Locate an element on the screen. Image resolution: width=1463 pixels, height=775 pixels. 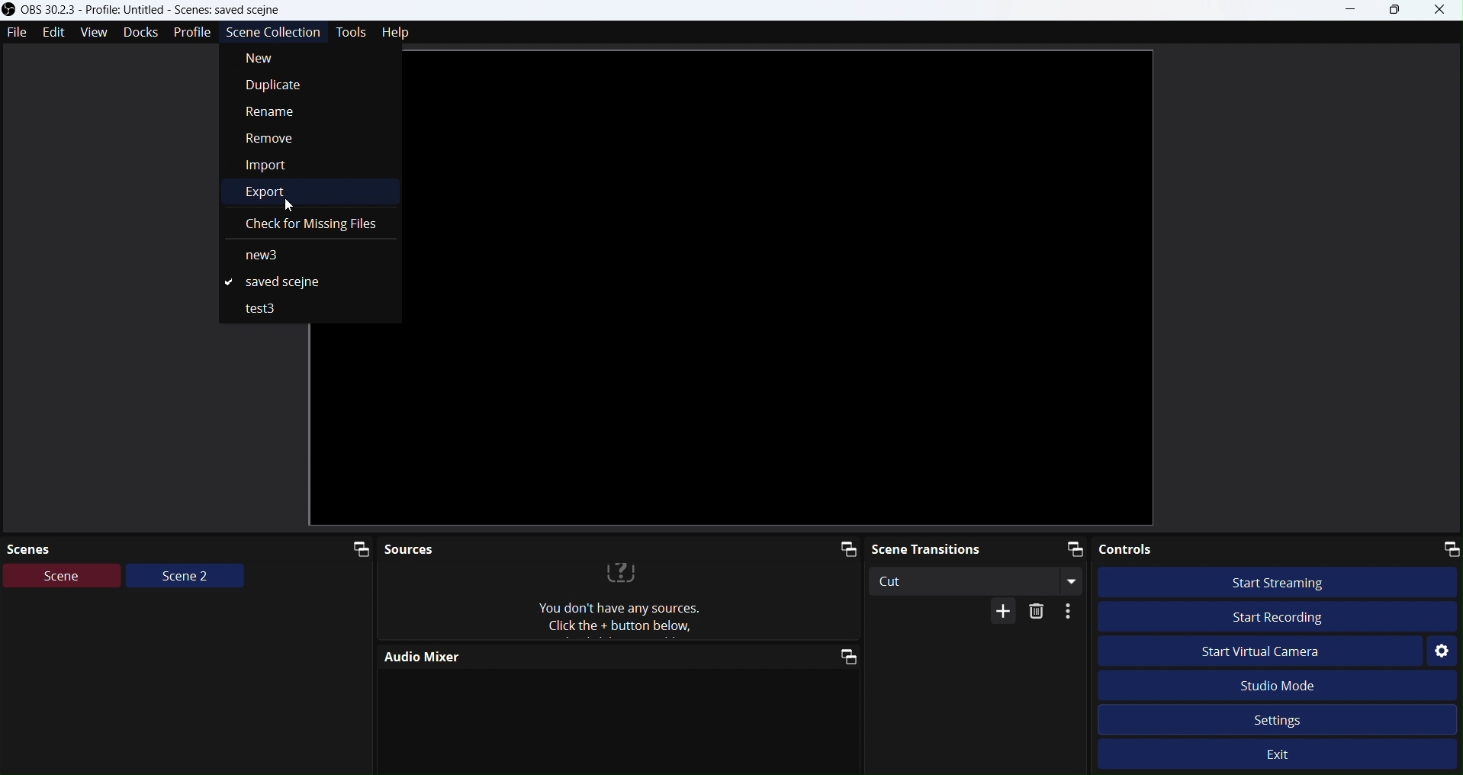
Scene is located at coordinates (63, 576).